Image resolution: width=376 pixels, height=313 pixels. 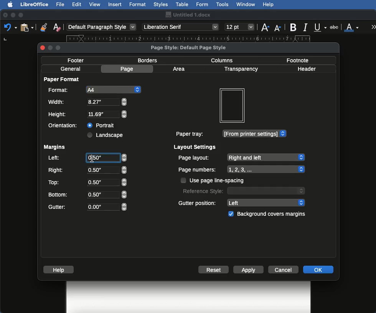 What do you see at coordinates (321, 28) in the screenshot?
I see `Underline` at bounding box center [321, 28].